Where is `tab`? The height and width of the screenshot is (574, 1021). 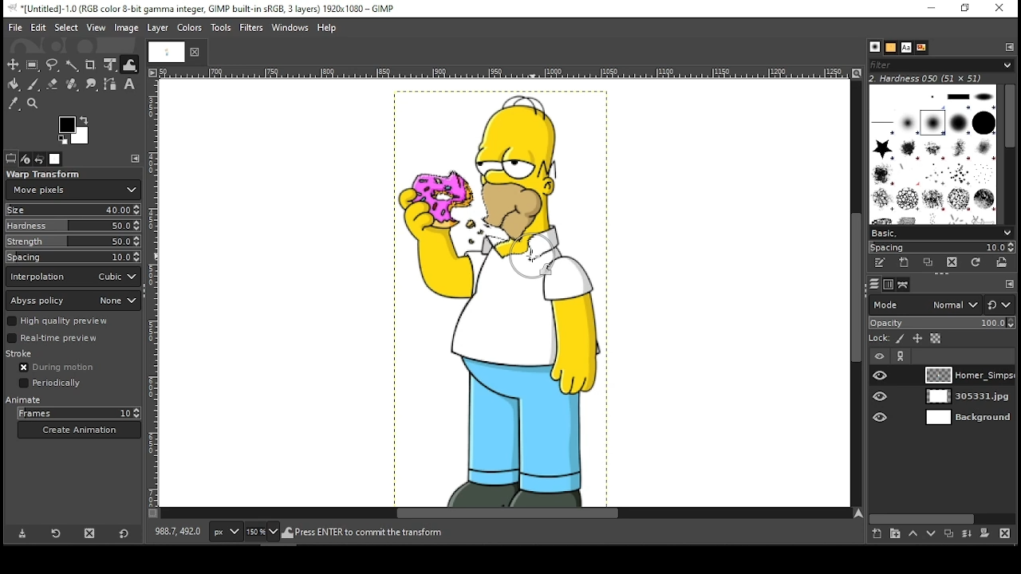
tab is located at coordinates (168, 53).